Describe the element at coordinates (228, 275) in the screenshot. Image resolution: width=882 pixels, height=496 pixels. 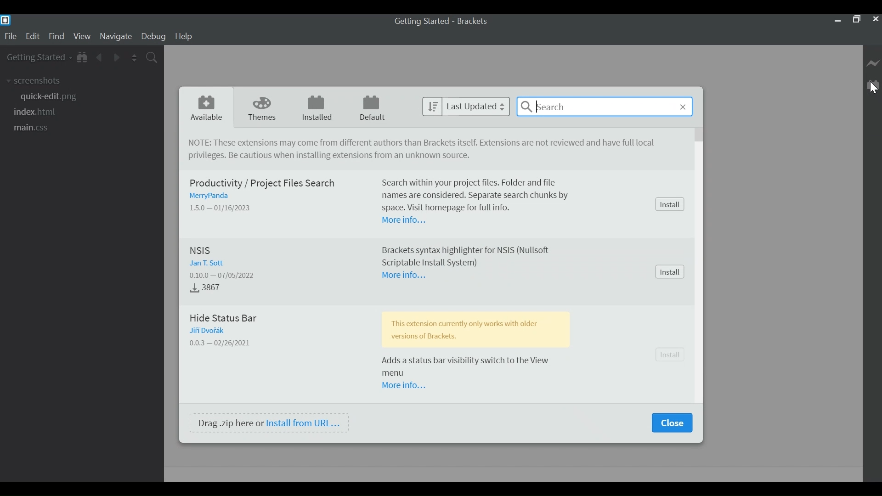
I see `Version - Released Date` at that location.